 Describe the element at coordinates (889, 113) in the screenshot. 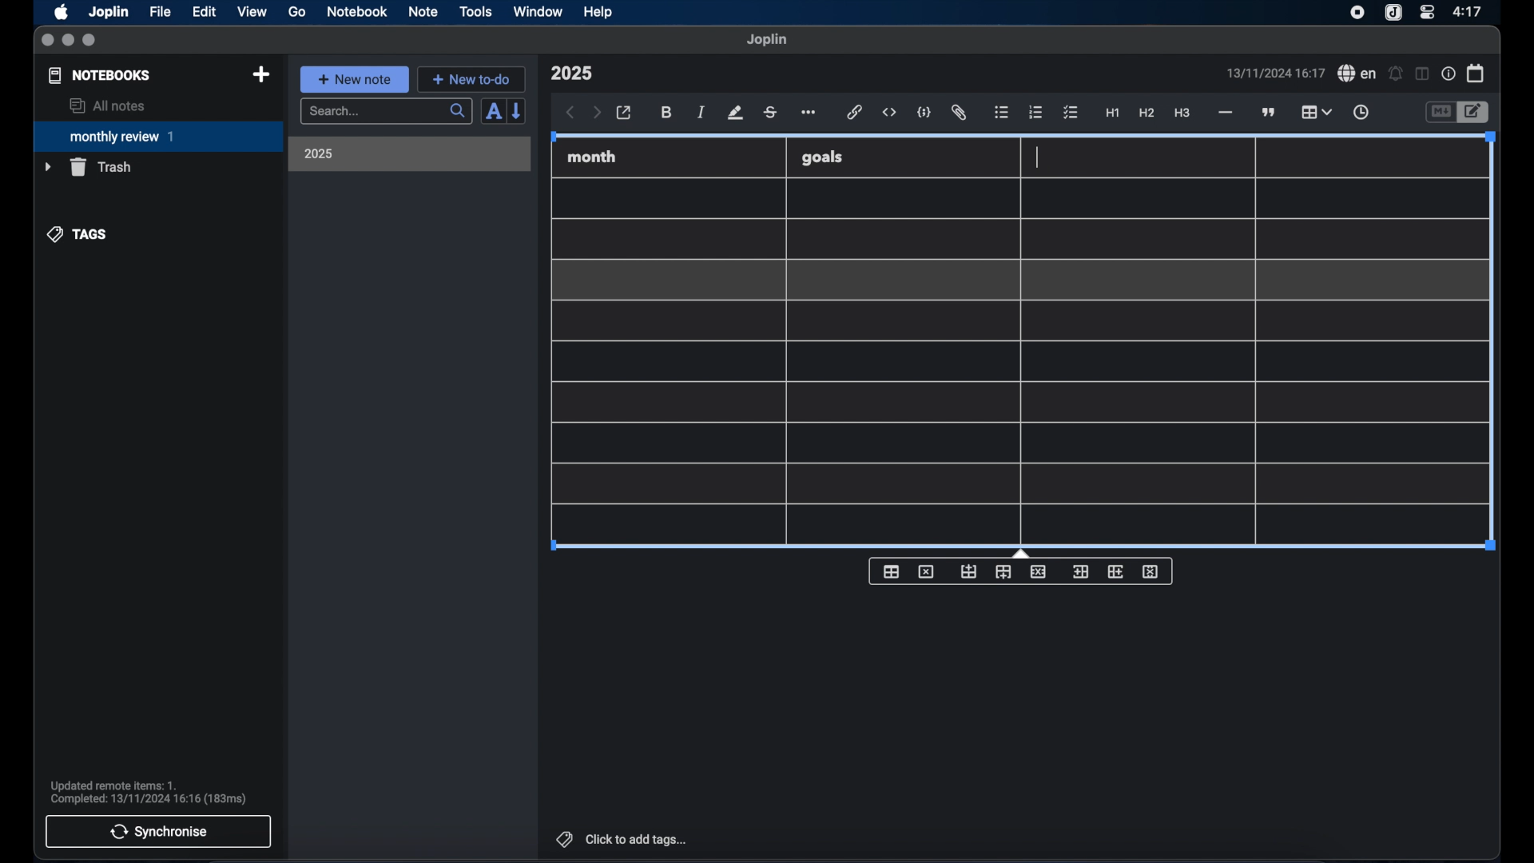

I see `inline code` at that location.